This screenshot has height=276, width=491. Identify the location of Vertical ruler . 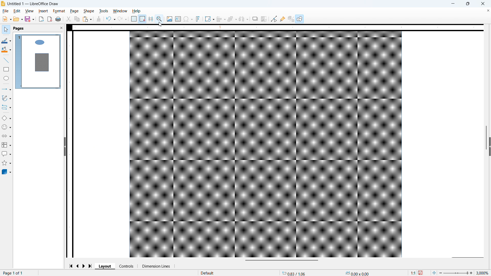
(70, 144).